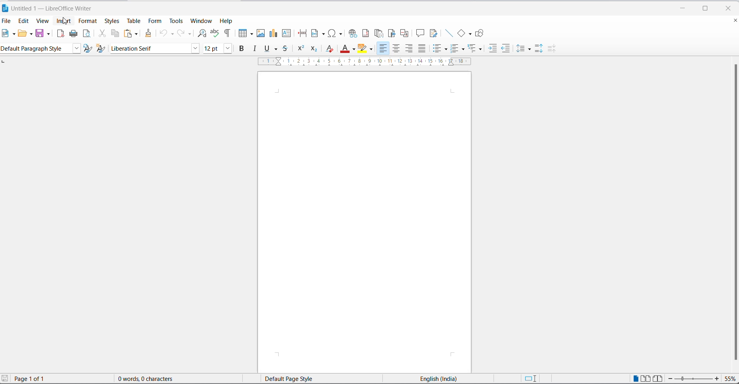 Image resolution: width=739 pixels, height=384 pixels. Describe the element at coordinates (672, 379) in the screenshot. I see `decrease zoom` at that location.